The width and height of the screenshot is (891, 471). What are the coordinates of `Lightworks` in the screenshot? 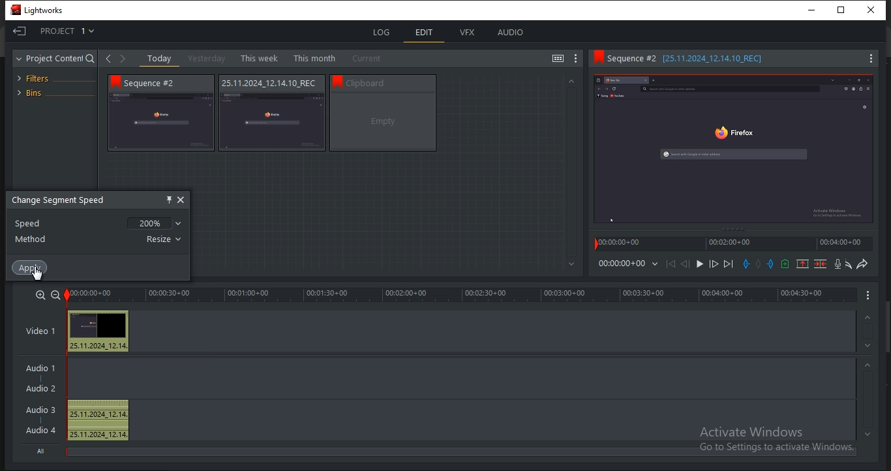 It's located at (40, 10).